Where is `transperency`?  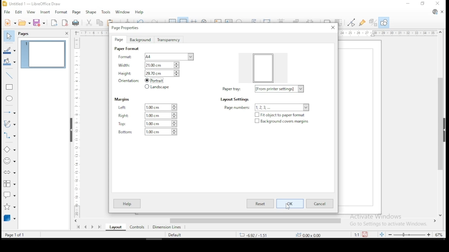
transperency is located at coordinates (168, 40).